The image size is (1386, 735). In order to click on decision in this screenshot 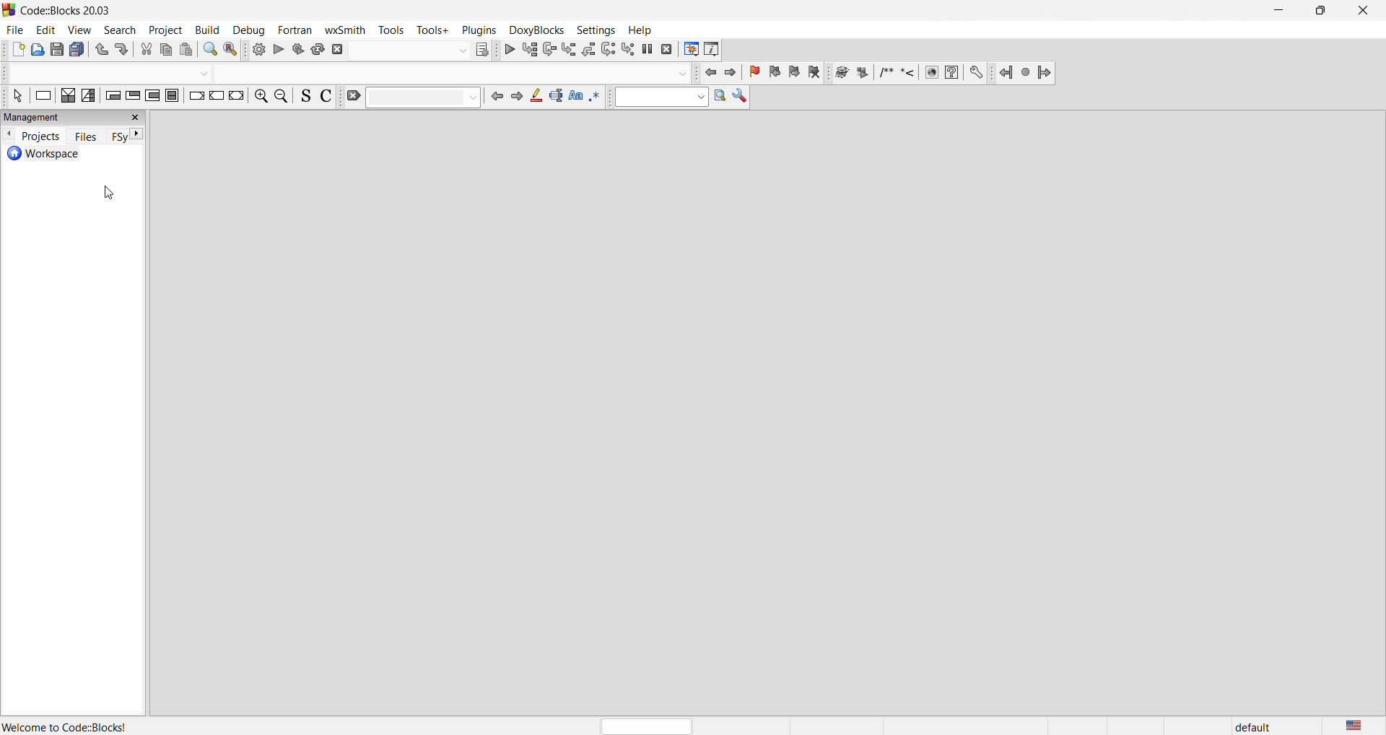, I will do `click(67, 96)`.